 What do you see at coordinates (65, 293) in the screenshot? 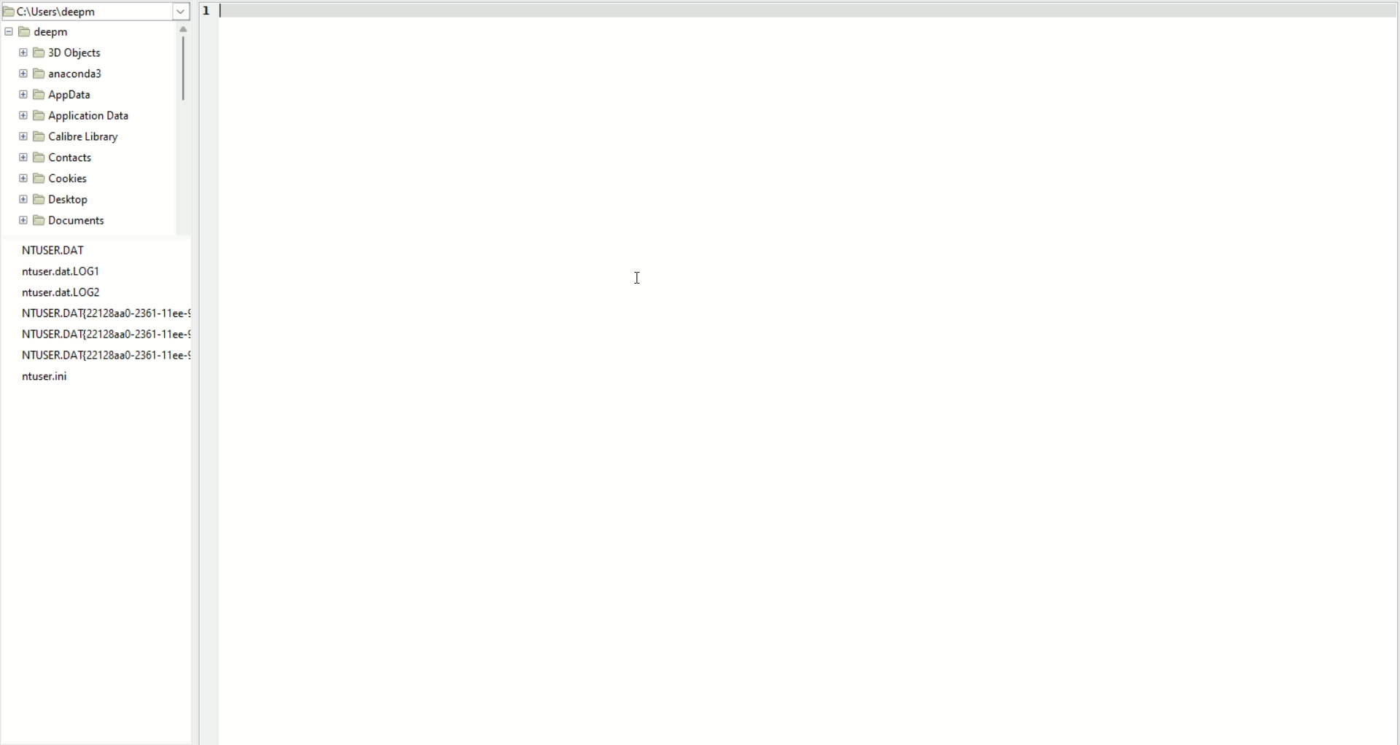
I see `file name` at bounding box center [65, 293].